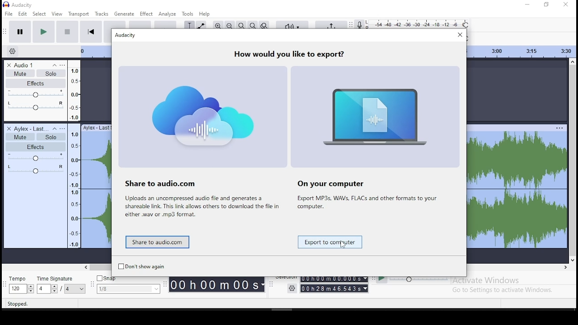 The image size is (578, 325). Describe the element at coordinates (189, 25) in the screenshot. I see `selection tool` at that location.